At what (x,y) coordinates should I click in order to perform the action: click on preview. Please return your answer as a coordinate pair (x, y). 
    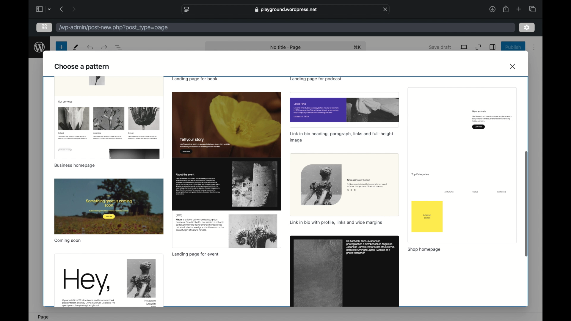
    Looking at the image, I should click on (344, 110).